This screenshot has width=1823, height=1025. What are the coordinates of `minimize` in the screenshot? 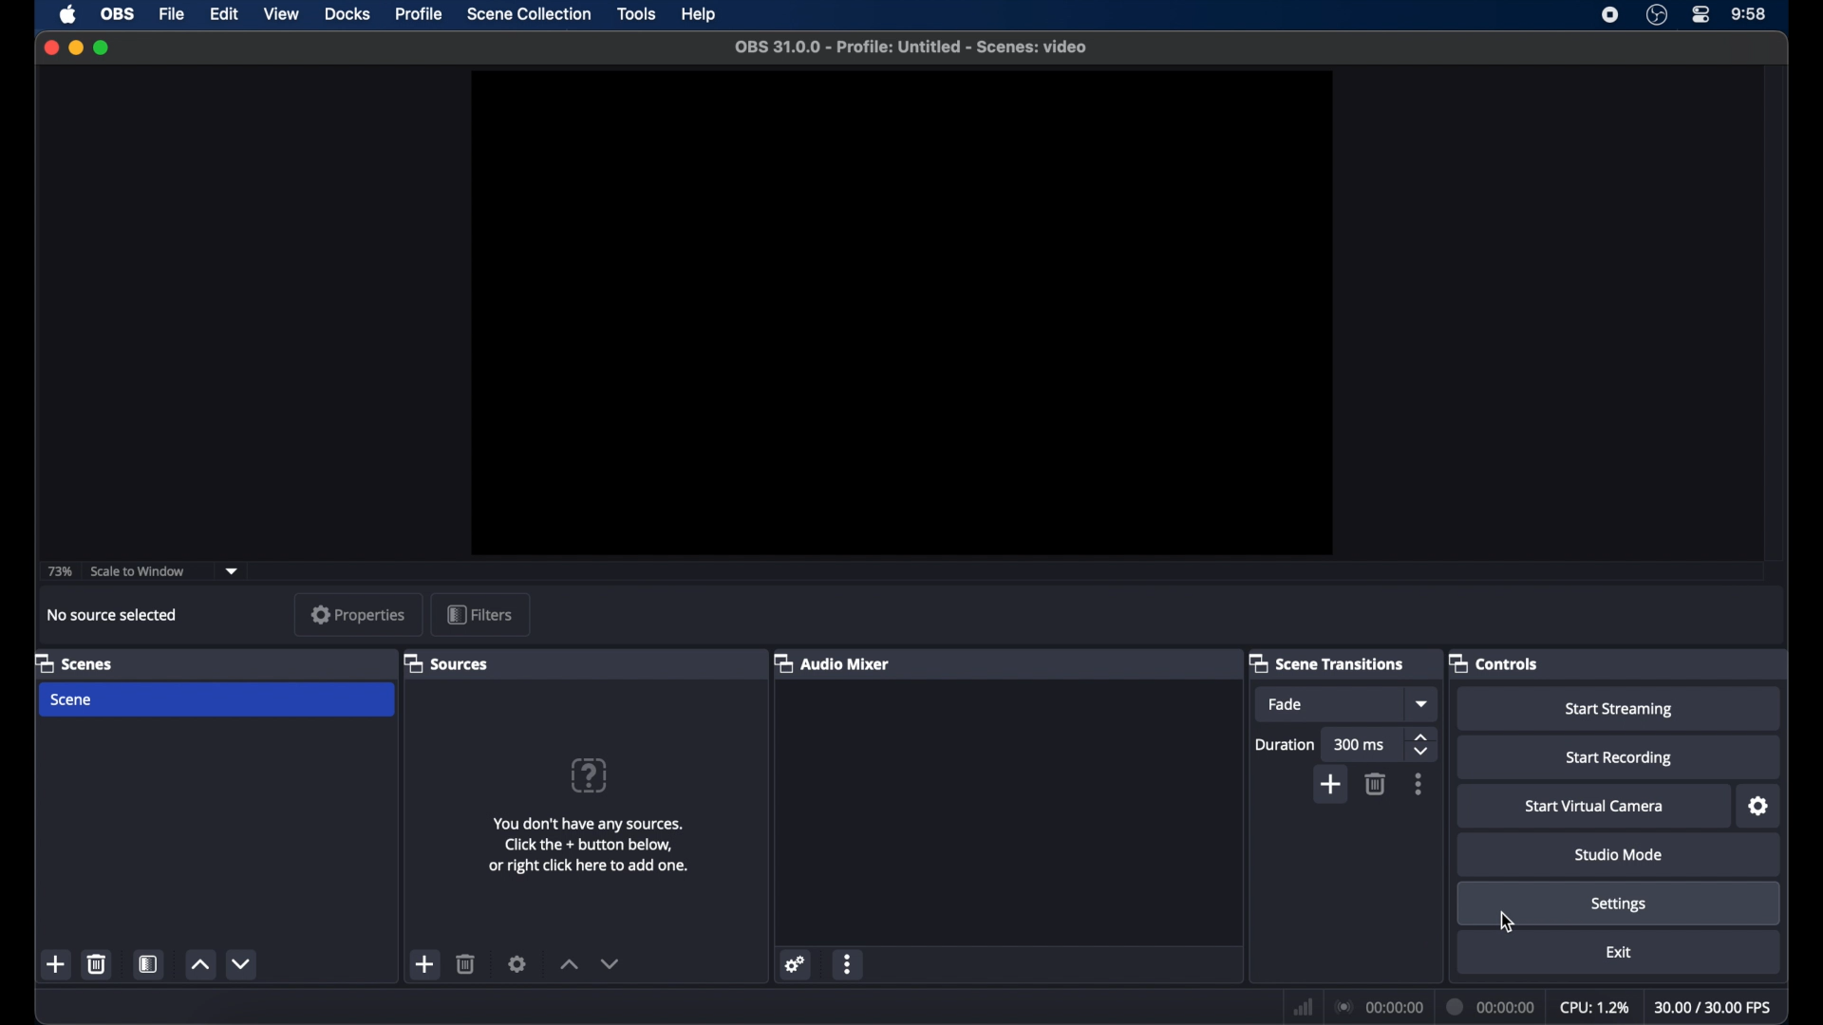 It's located at (76, 47).